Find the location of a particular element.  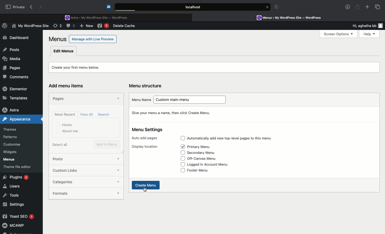

Check box is located at coordinates (182, 164).